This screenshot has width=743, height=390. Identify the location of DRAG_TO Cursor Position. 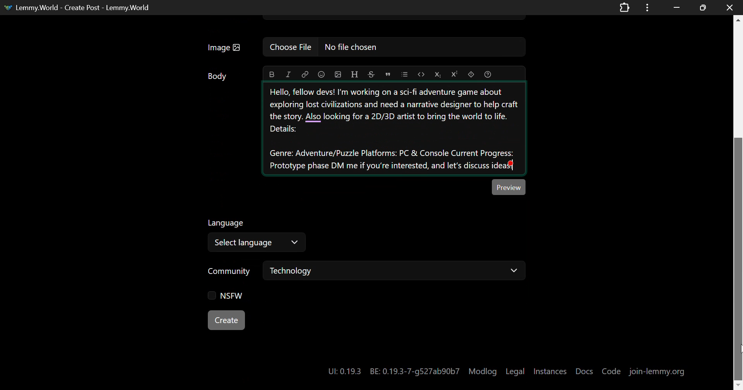
(737, 350).